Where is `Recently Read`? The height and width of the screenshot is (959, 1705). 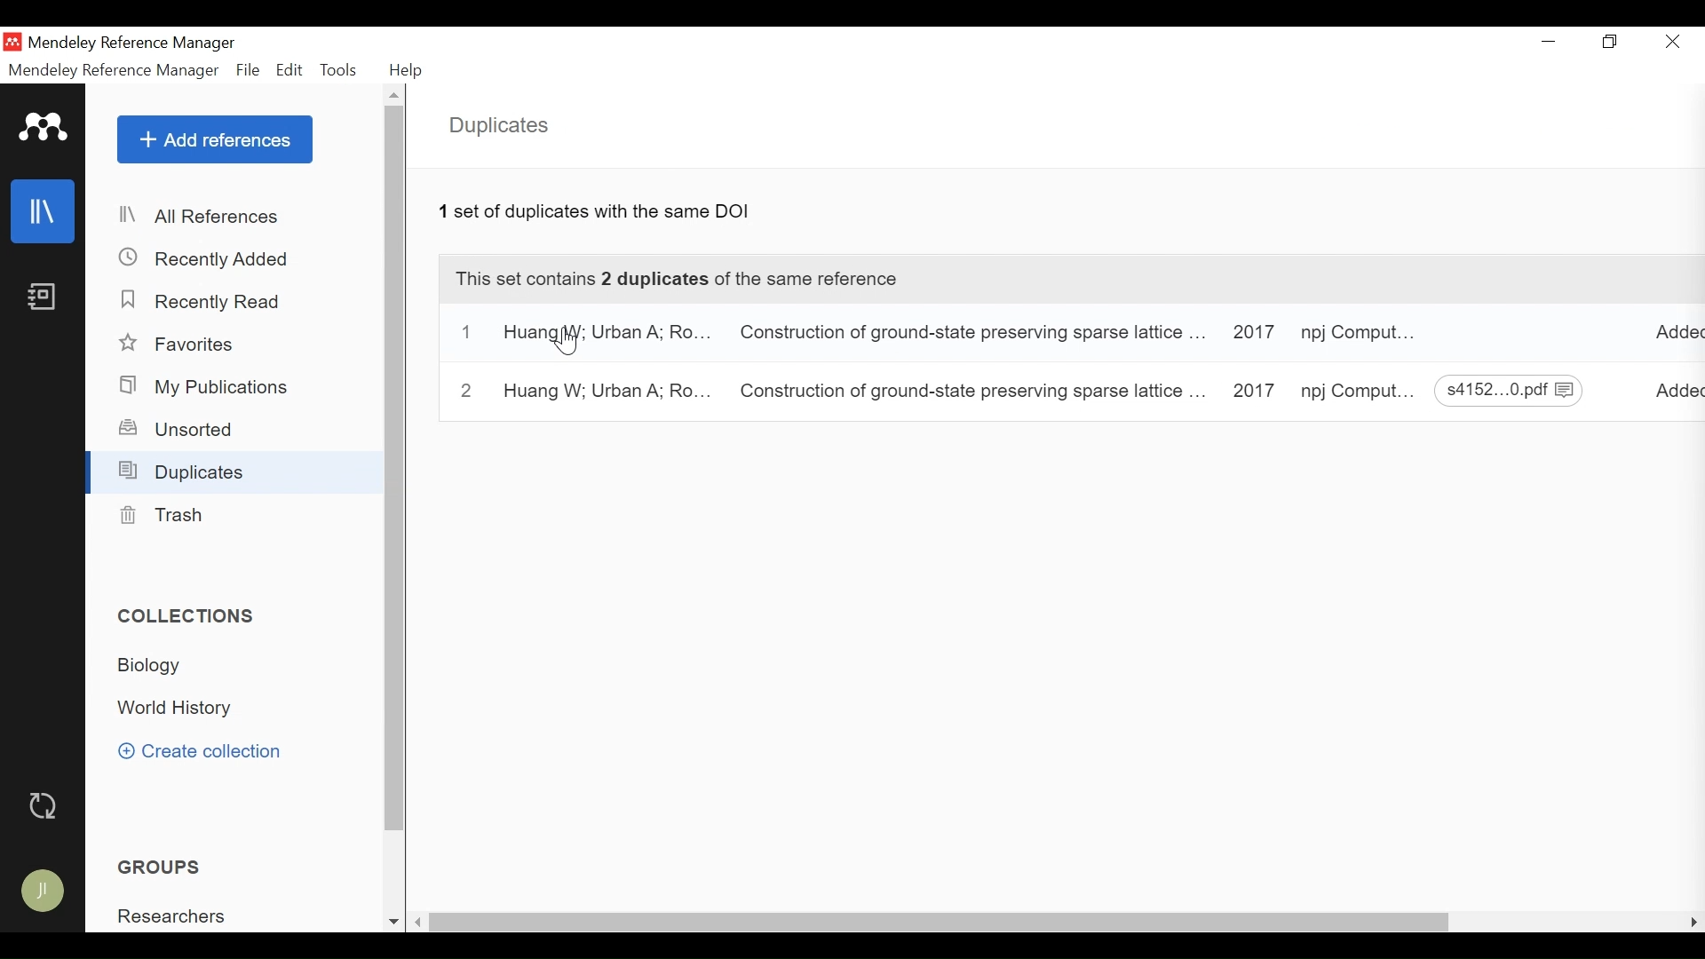 Recently Read is located at coordinates (205, 300).